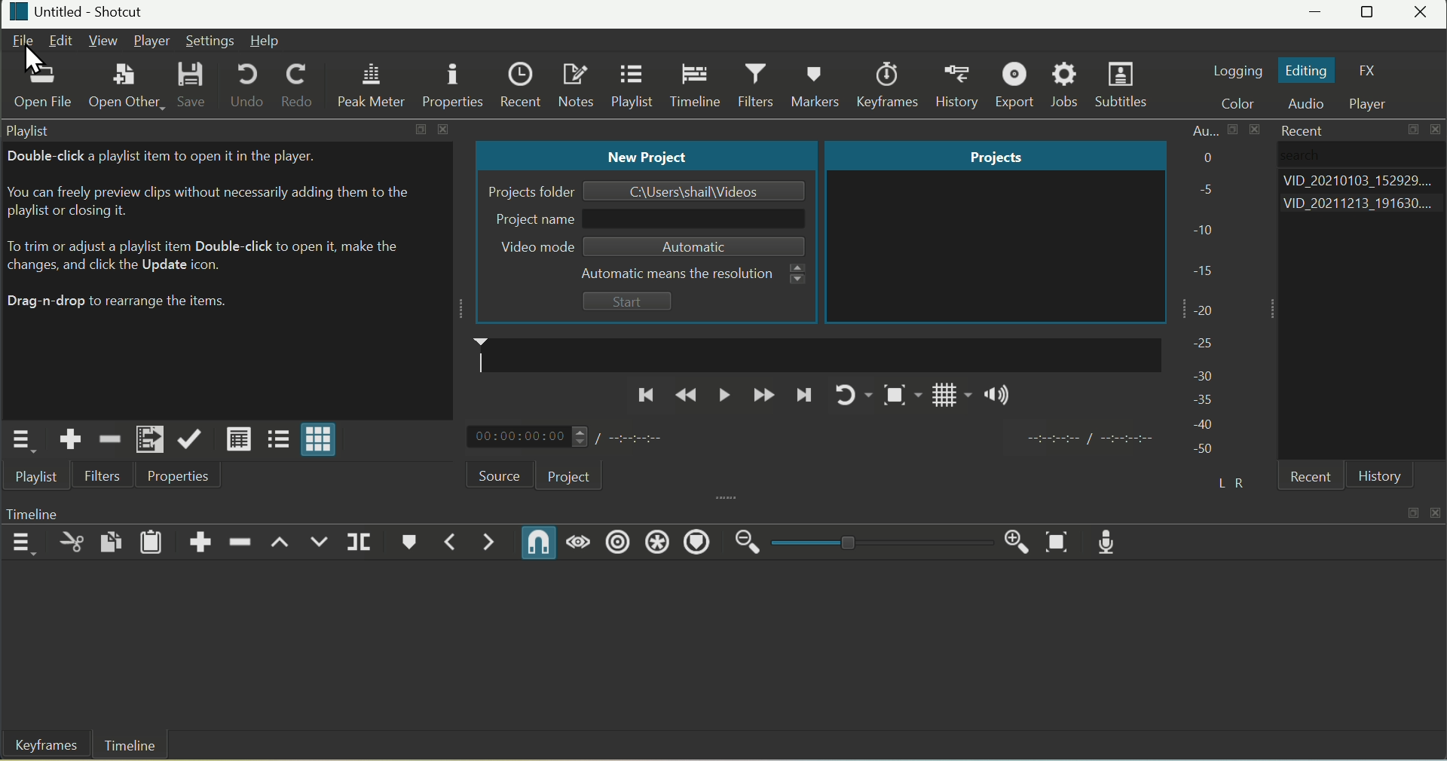  Describe the element at coordinates (702, 543) in the screenshot. I see `Ripple Markers` at that location.